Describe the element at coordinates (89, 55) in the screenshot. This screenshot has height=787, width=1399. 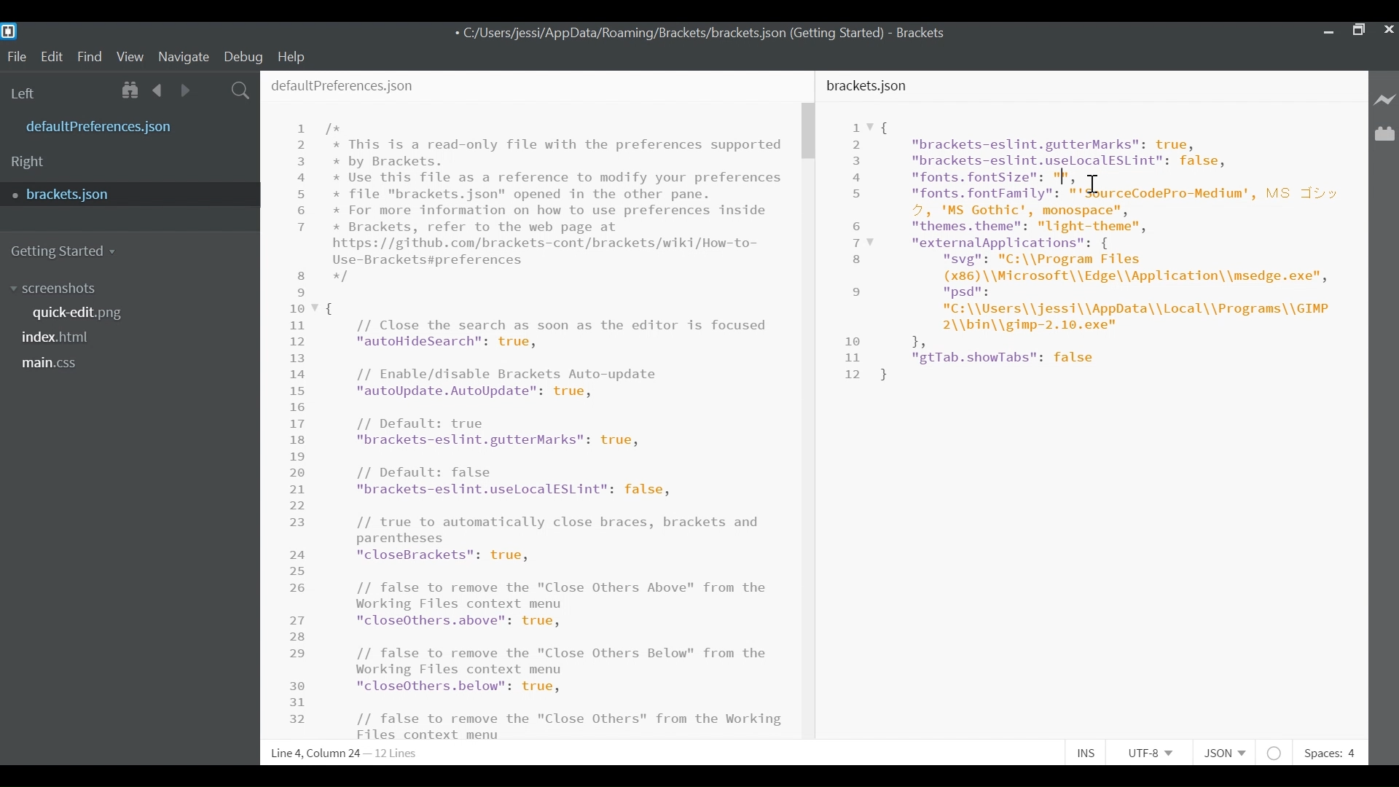
I see `Find` at that location.